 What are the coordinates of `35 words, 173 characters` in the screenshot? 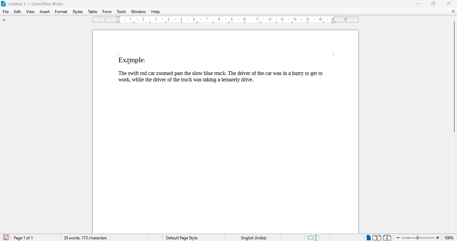 It's located at (85, 238).